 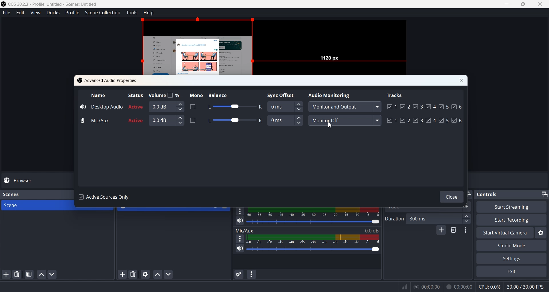 What do you see at coordinates (134, 274) in the screenshot?
I see `Delete selected sources` at bounding box center [134, 274].